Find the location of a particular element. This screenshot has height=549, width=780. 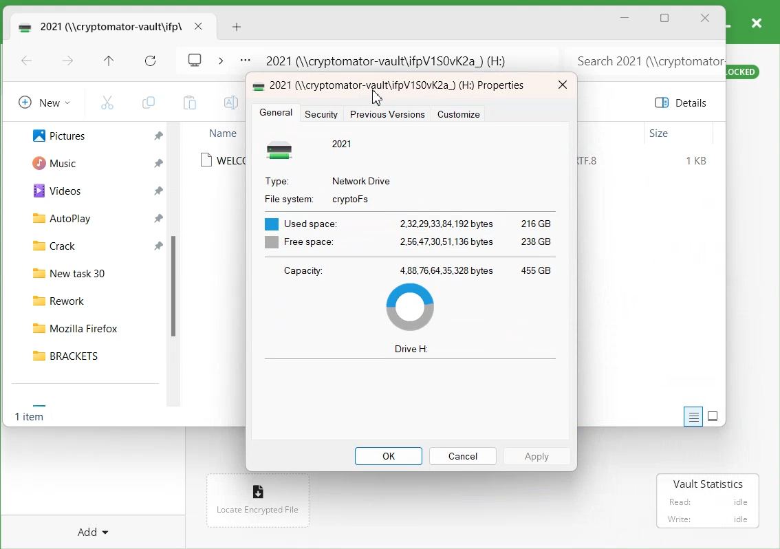

Welcome.rtf is located at coordinates (222, 160).